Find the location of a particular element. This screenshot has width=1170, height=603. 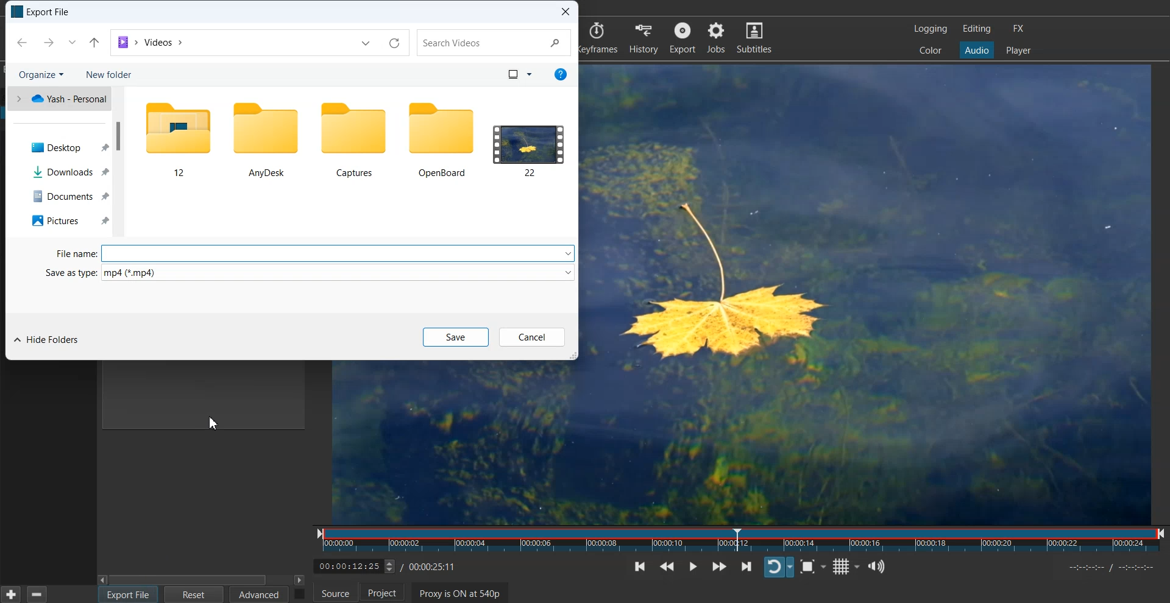

previous is located at coordinates (20, 43).